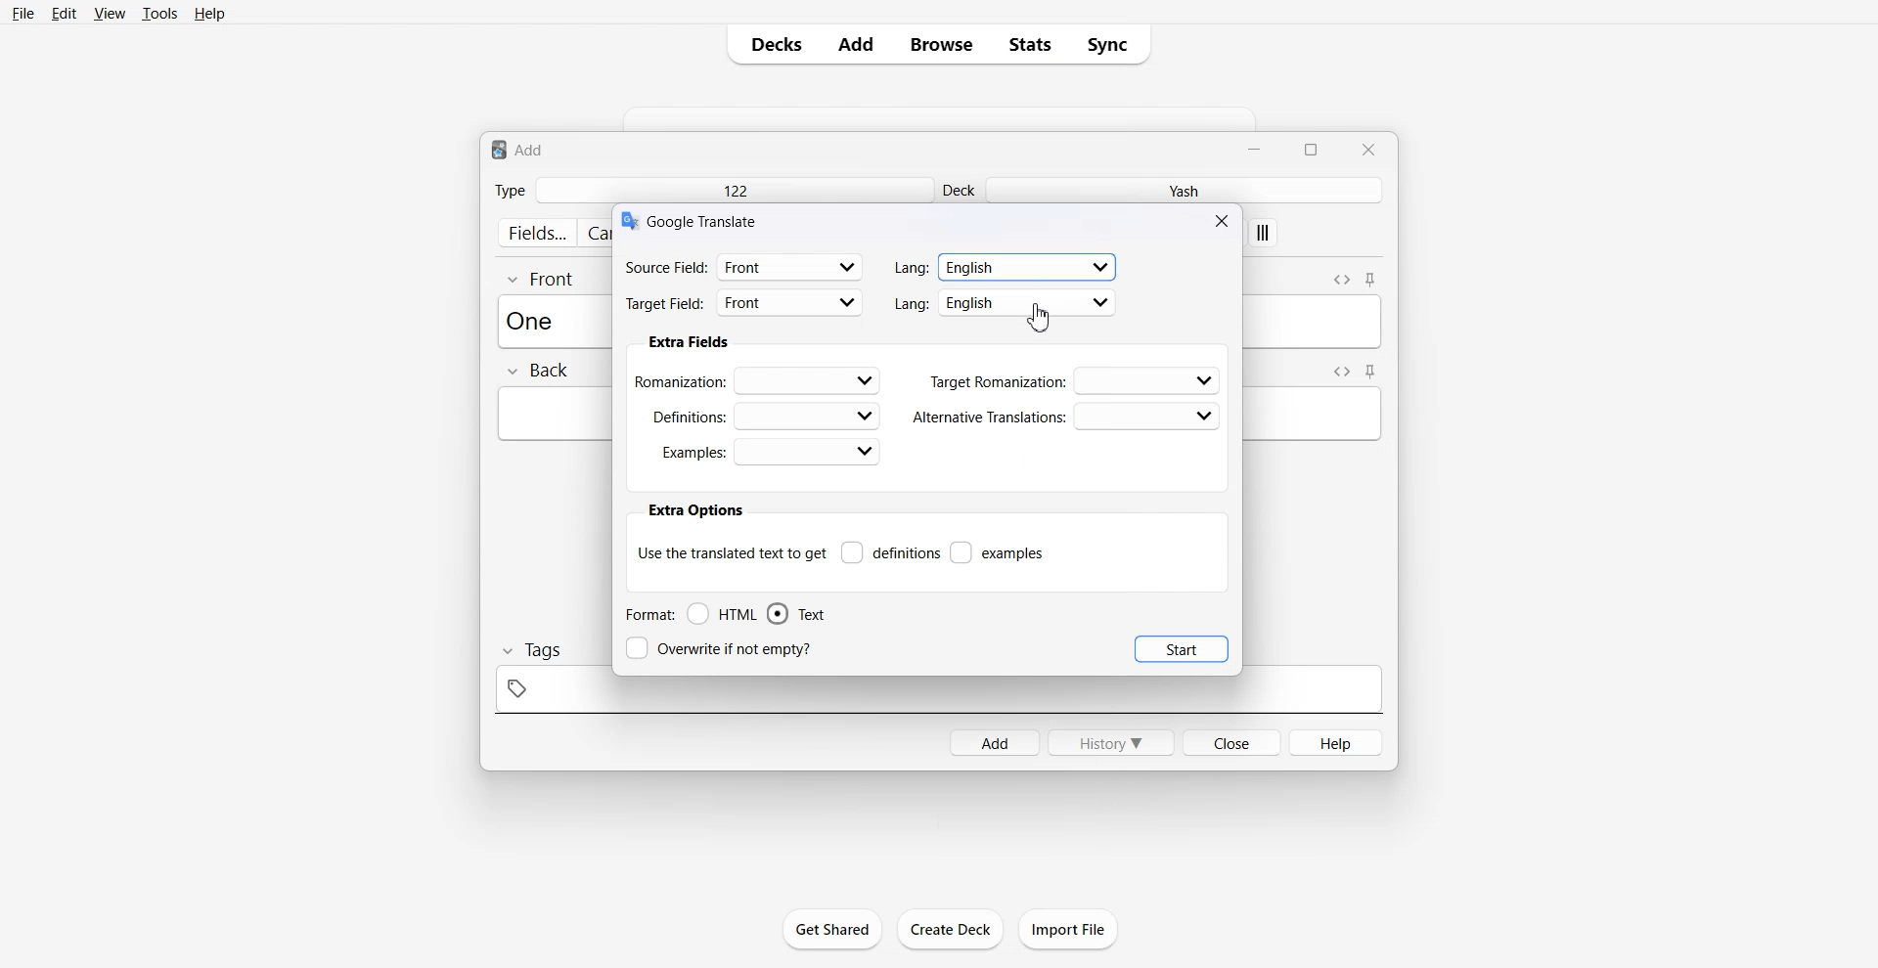  What do you see at coordinates (763, 415) in the screenshot?
I see `Definations` at bounding box center [763, 415].